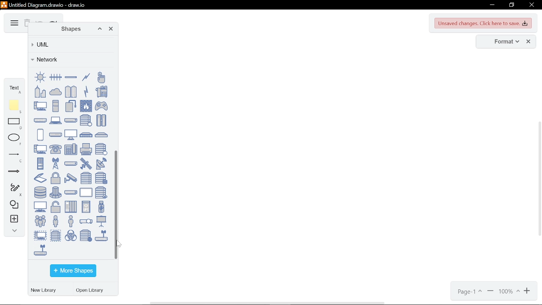 This screenshot has height=305, width=542. Describe the element at coordinates (102, 106) in the screenshot. I see `gamepad` at that location.